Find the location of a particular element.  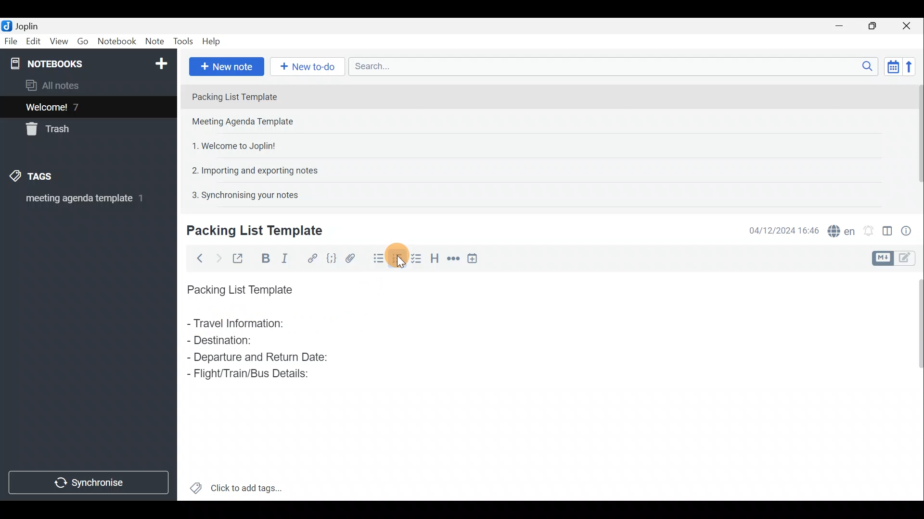

Scroll bar is located at coordinates (915, 385).